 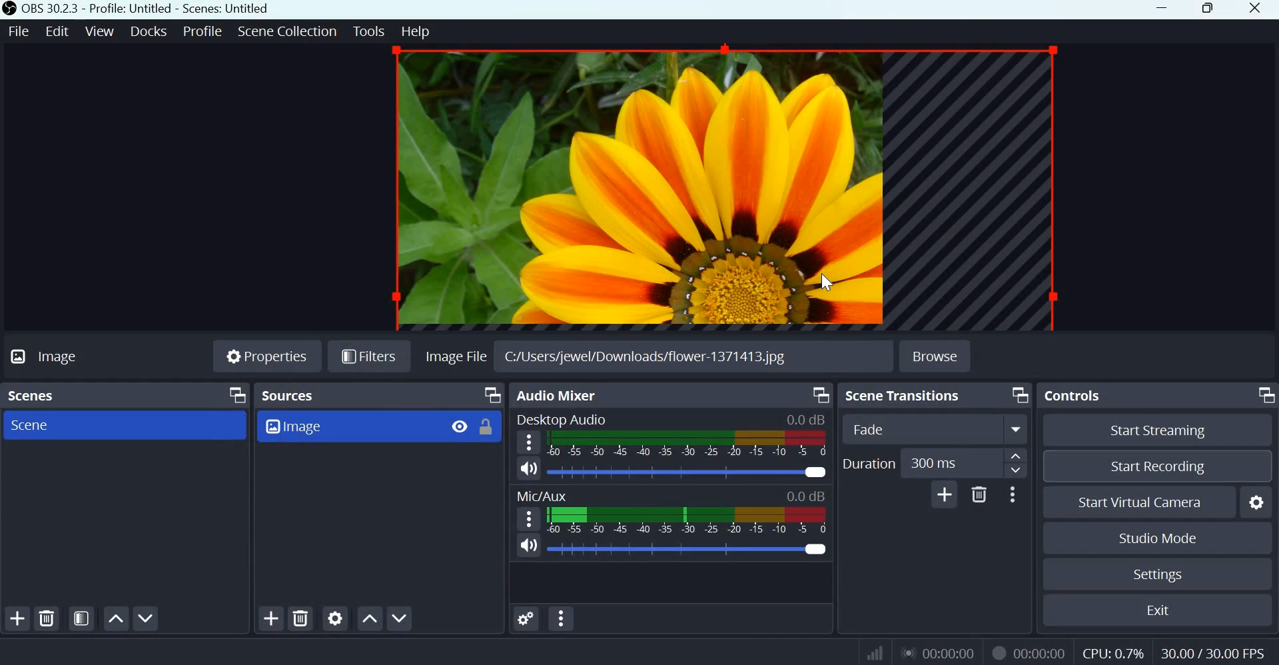 I want to click on Desktop Audio, so click(x=563, y=419).